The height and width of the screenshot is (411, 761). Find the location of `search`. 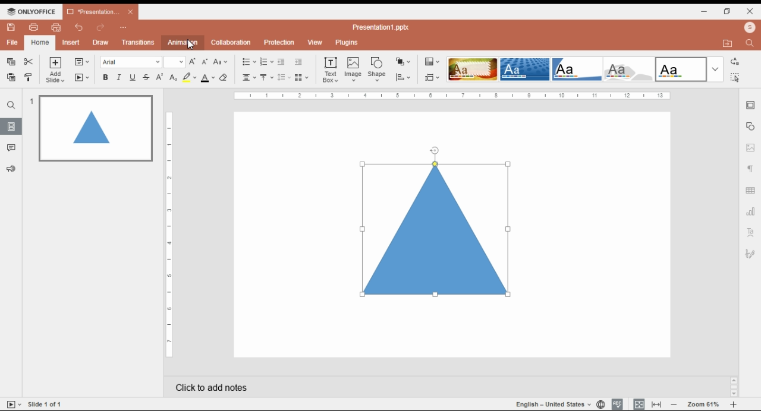

search is located at coordinates (12, 105).